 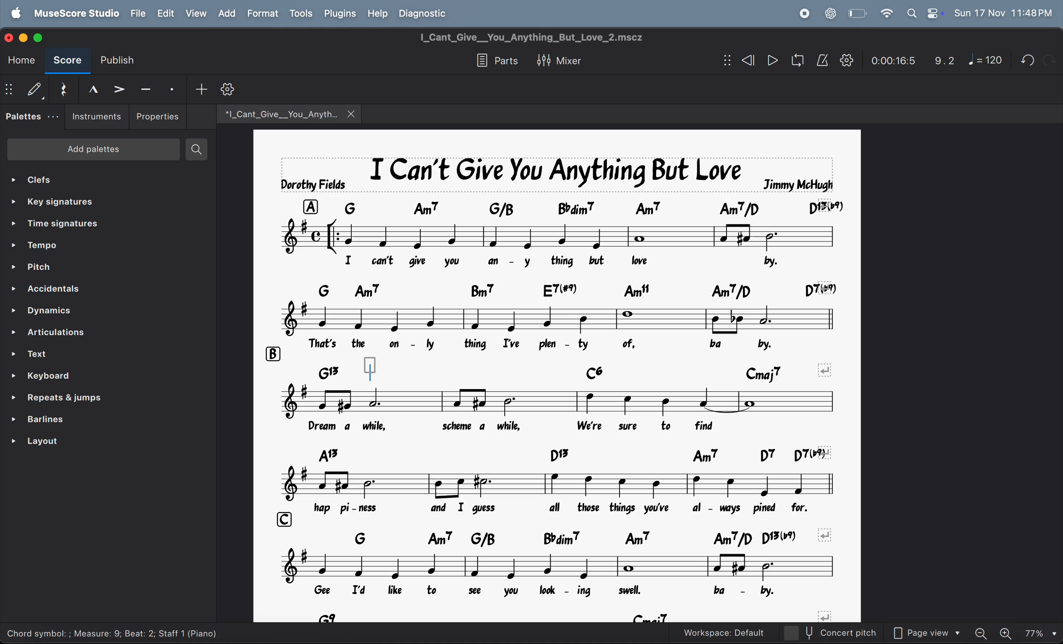 What do you see at coordinates (33, 115) in the screenshot?
I see `palettes` at bounding box center [33, 115].